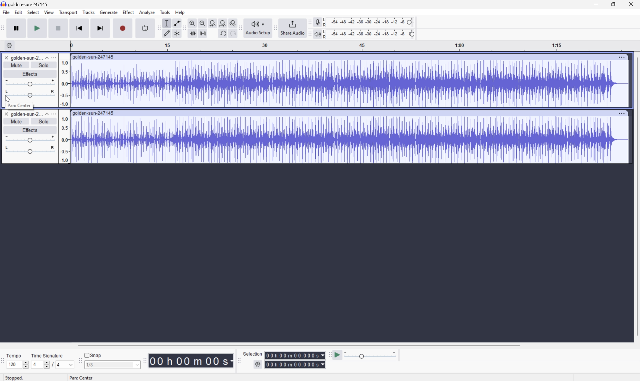 This screenshot has width=640, height=381. Describe the element at coordinates (60, 365) in the screenshot. I see `4` at that location.